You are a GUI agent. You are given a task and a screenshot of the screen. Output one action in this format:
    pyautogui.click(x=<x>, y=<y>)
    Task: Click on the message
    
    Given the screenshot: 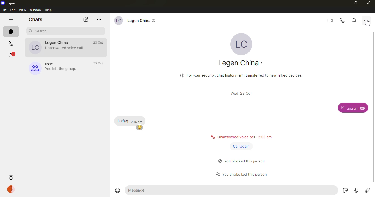 What is the action you would take?
    pyautogui.click(x=123, y=121)
    